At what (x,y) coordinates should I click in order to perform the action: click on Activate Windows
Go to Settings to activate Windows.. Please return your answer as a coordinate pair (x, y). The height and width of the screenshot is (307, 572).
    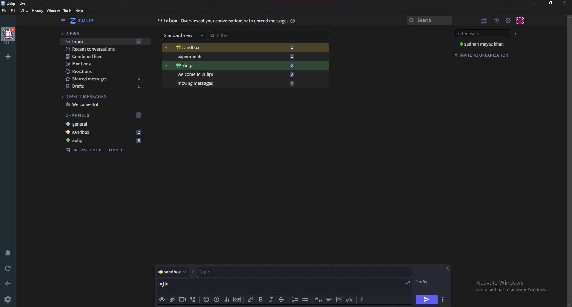
    Looking at the image, I should click on (511, 285).